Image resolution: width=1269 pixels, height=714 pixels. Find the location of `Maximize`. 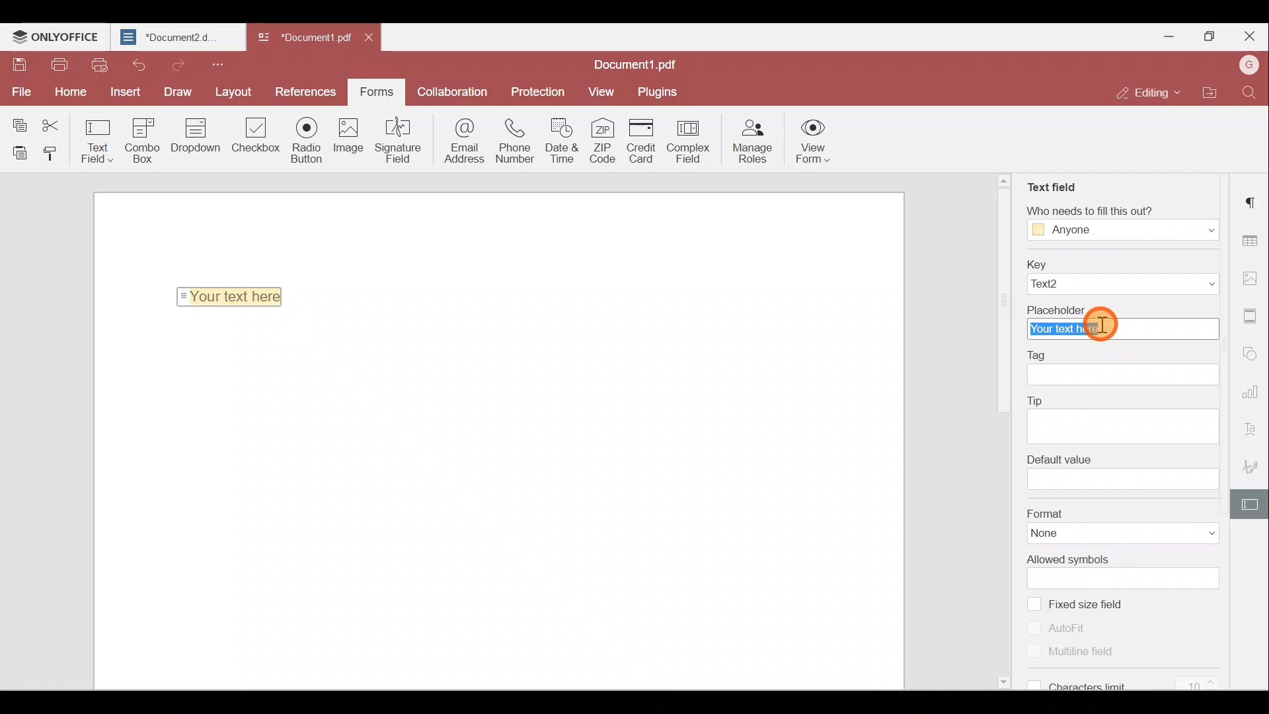

Maximize is located at coordinates (1209, 33).